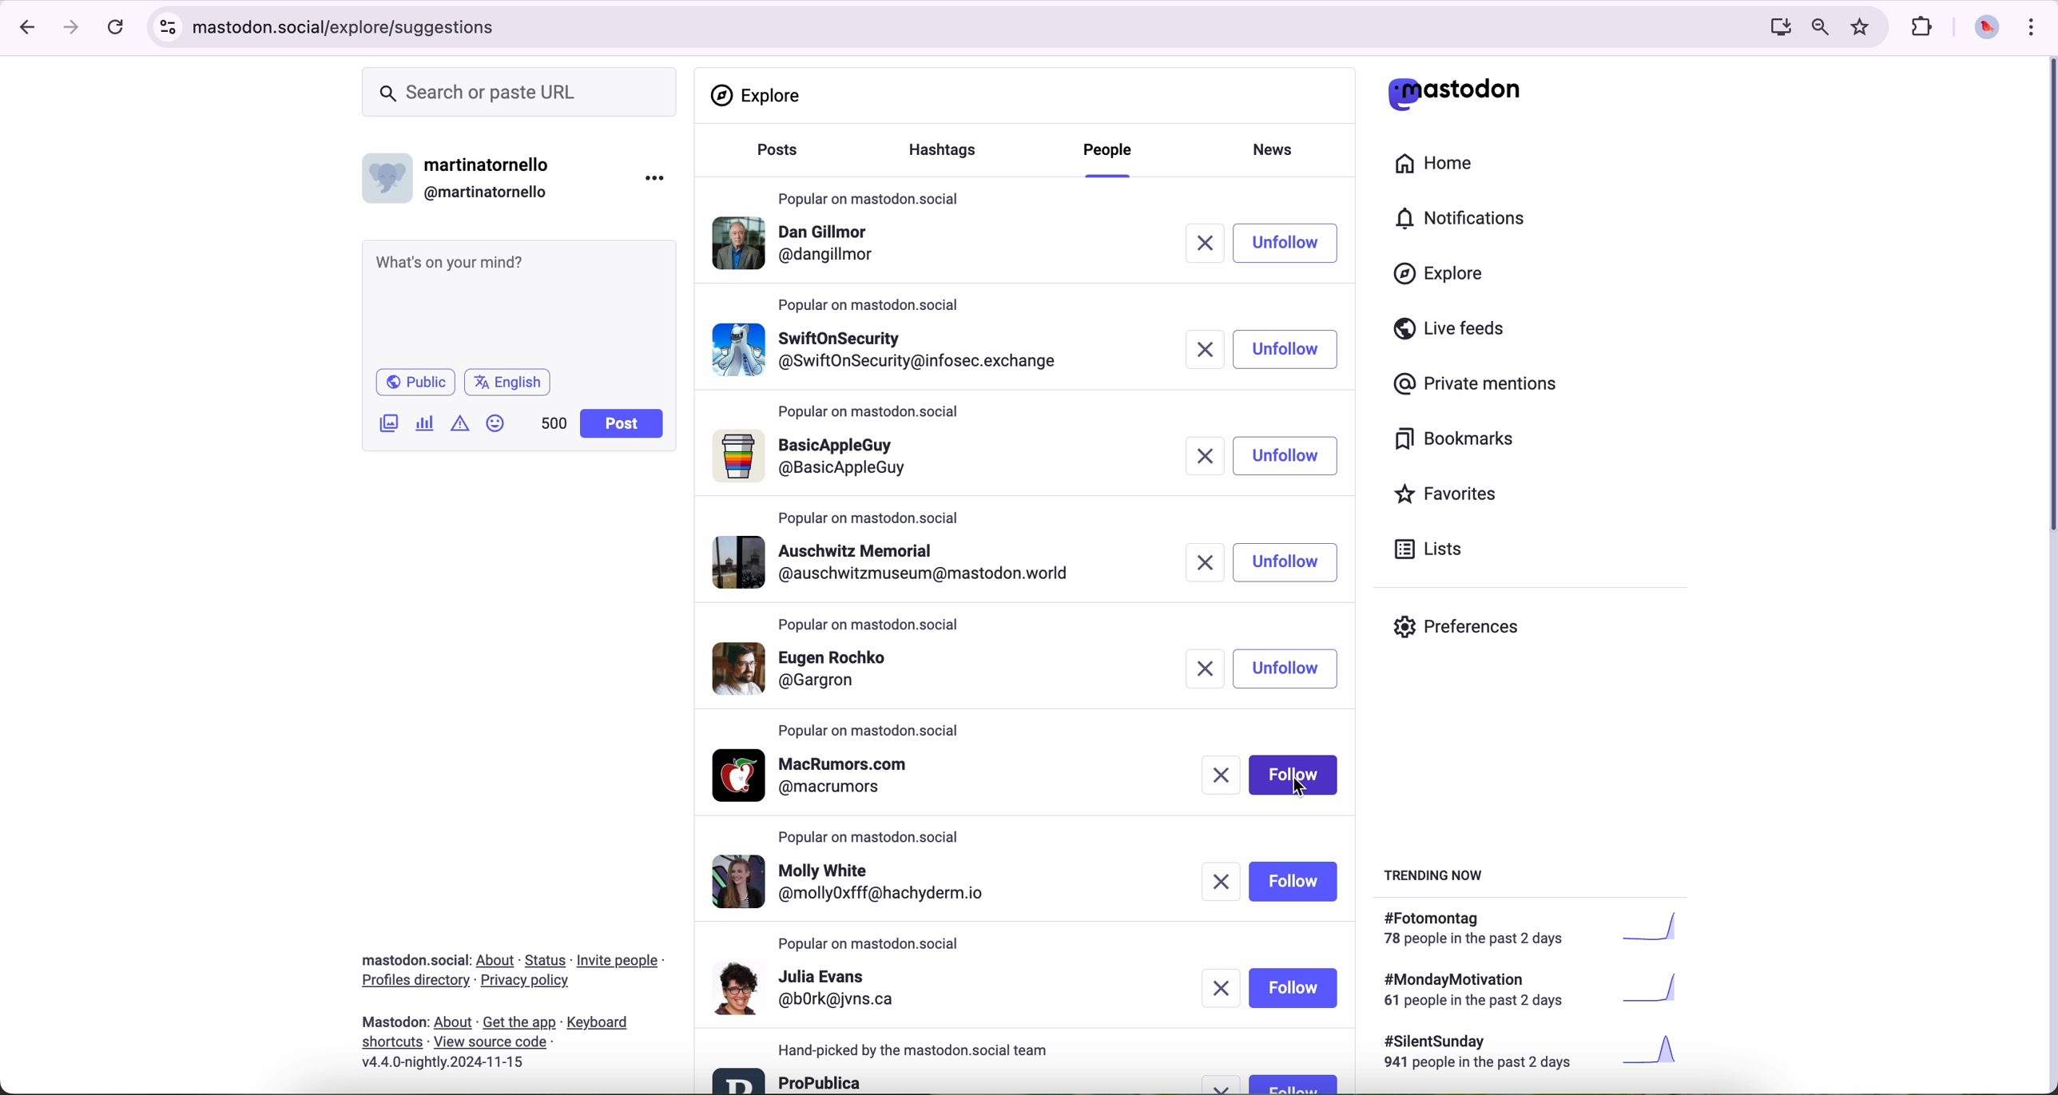 The image size is (2058, 1095). What do you see at coordinates (1287, 562) in the screenshot?
I see `unfollow` at bounding box center [1287, 562].